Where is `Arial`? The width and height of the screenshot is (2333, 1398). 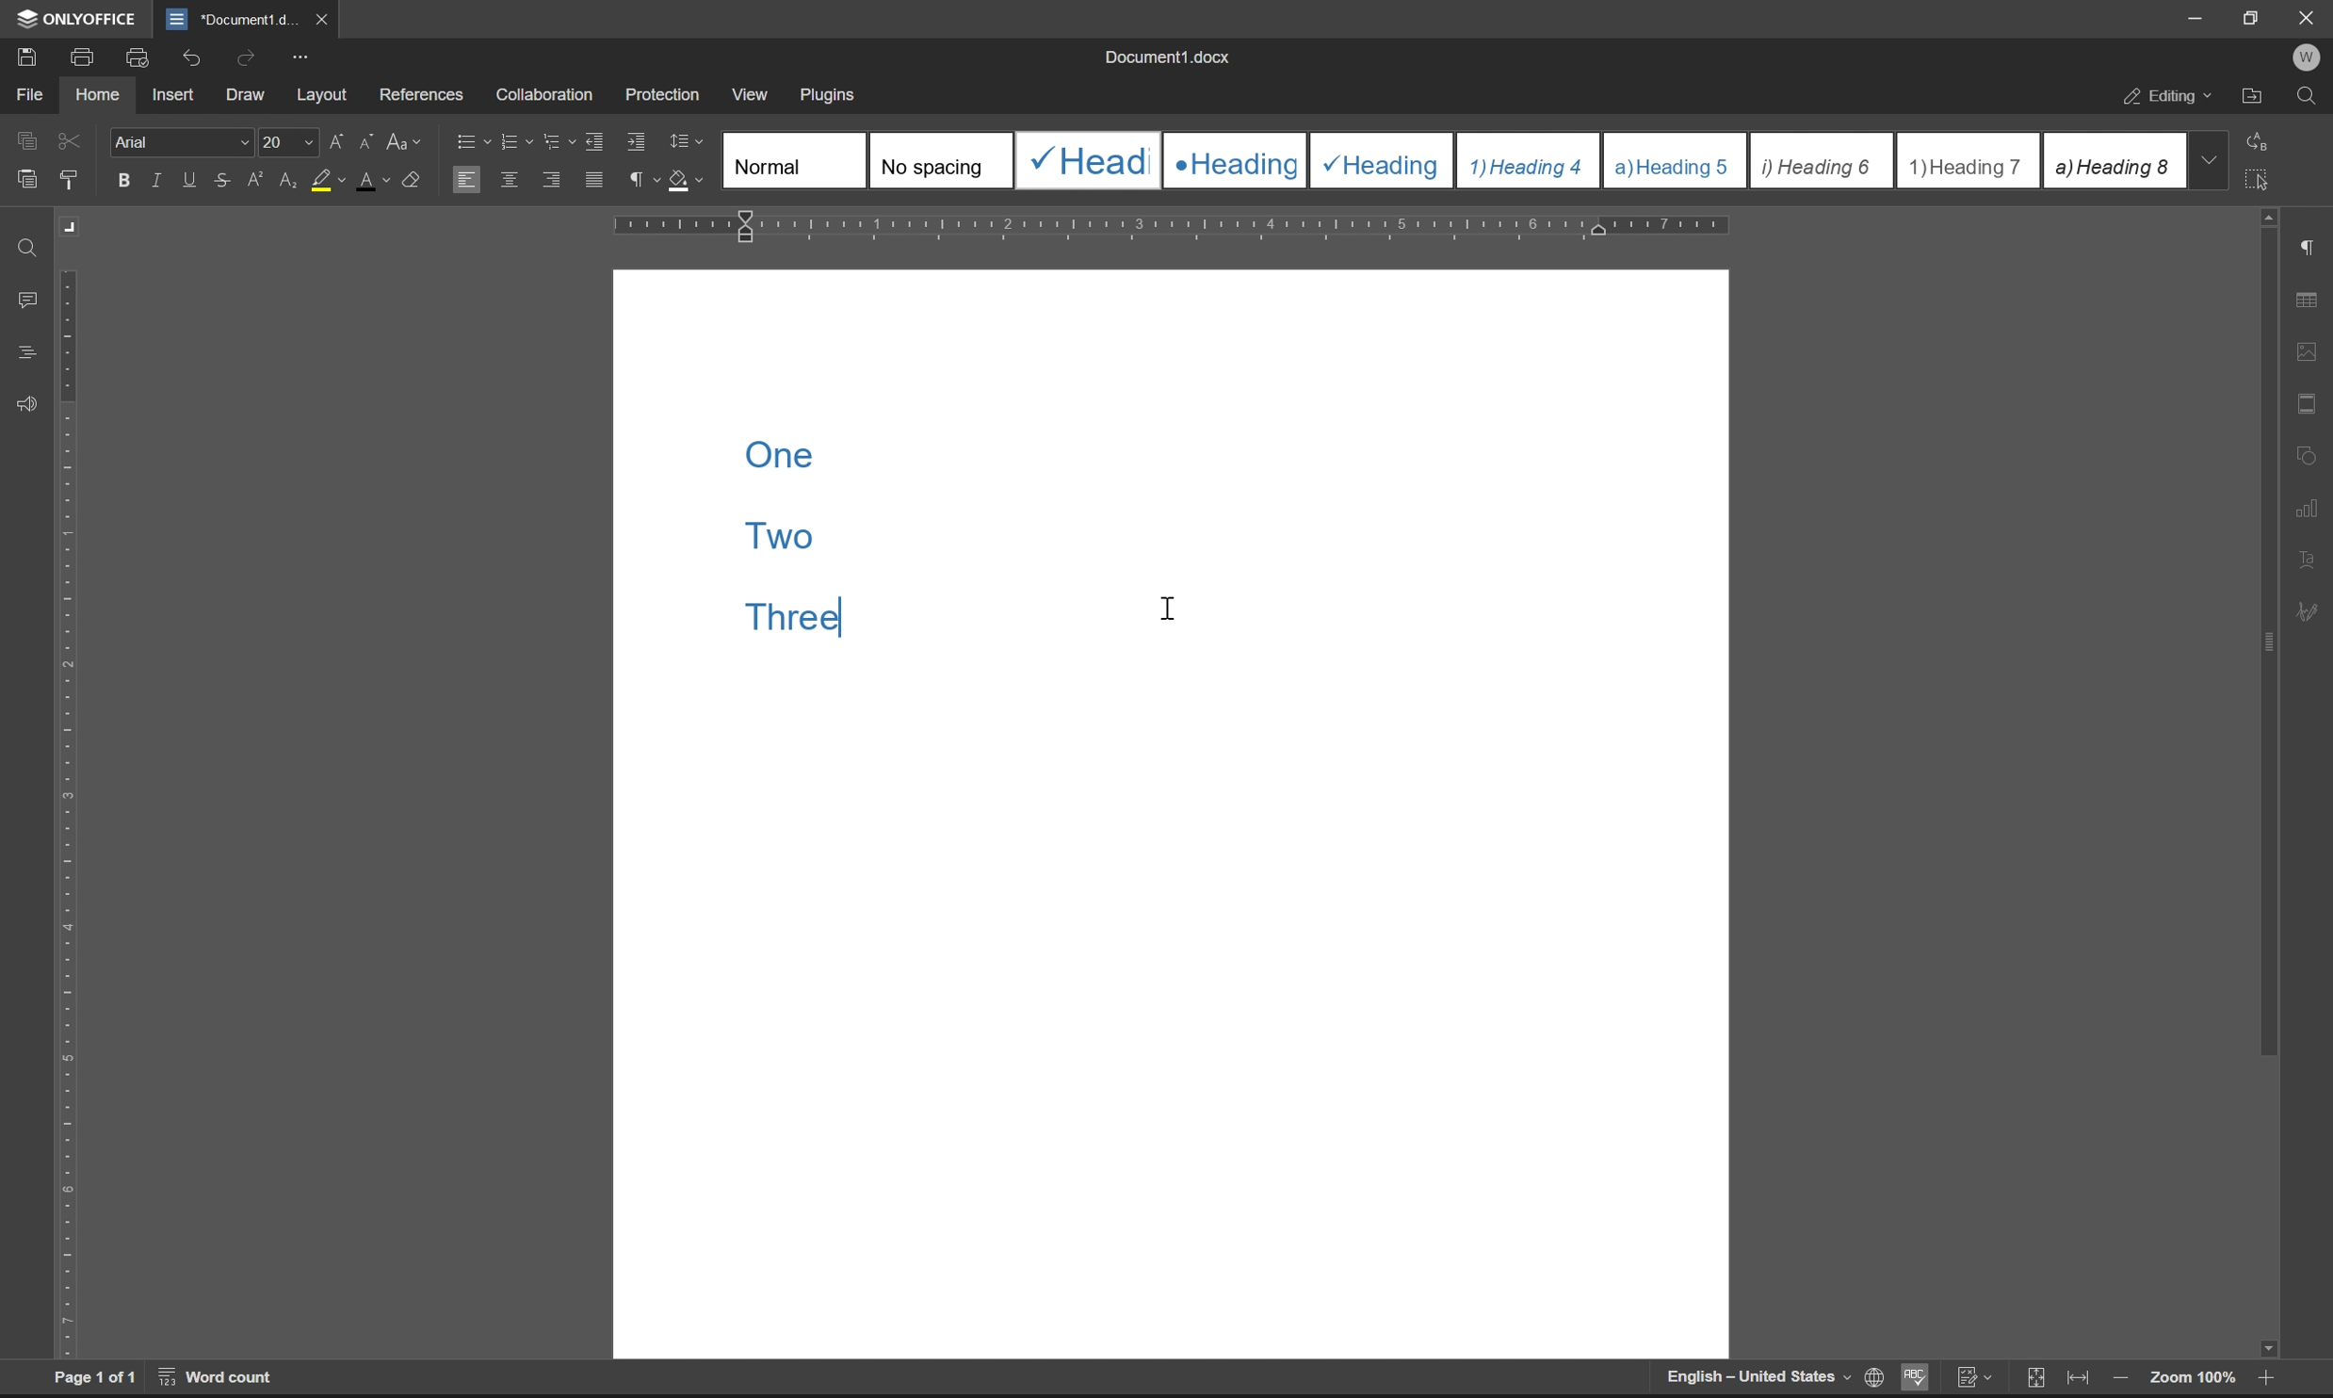
Arial is located at coordinates (179, 140).